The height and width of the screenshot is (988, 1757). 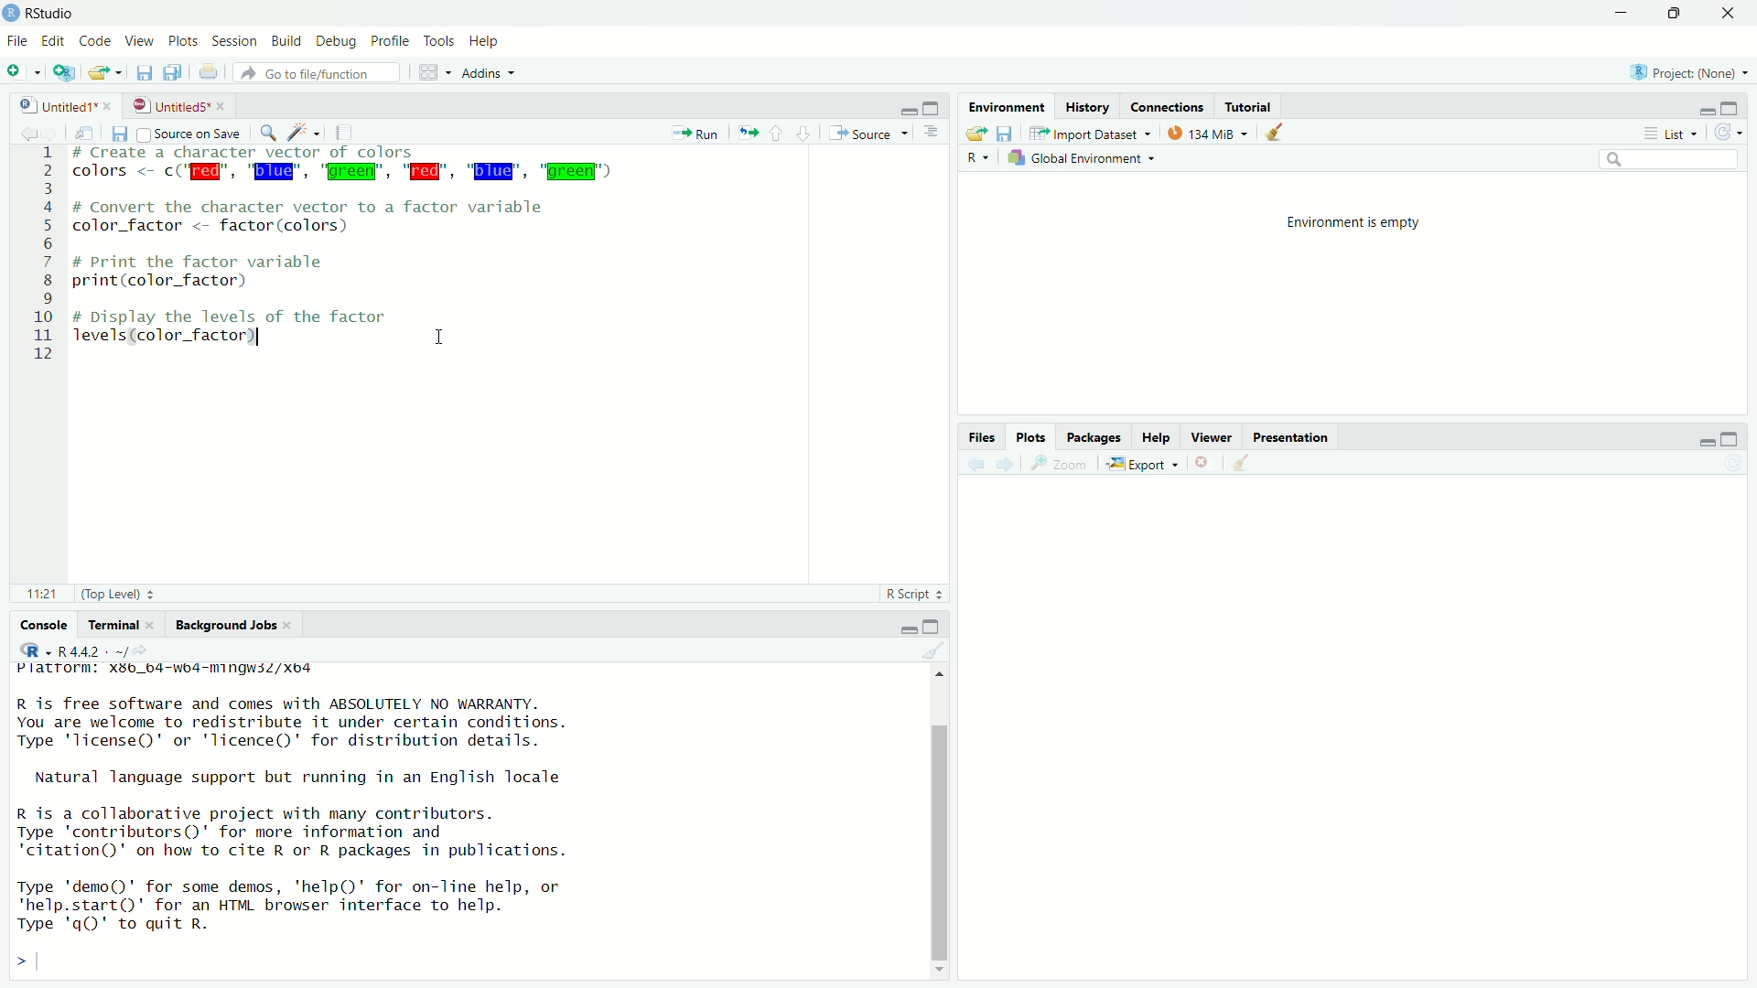 What do you see at coordinates (867, 134) in the screenshot?
I see `source` at bounding box center [867, 134].